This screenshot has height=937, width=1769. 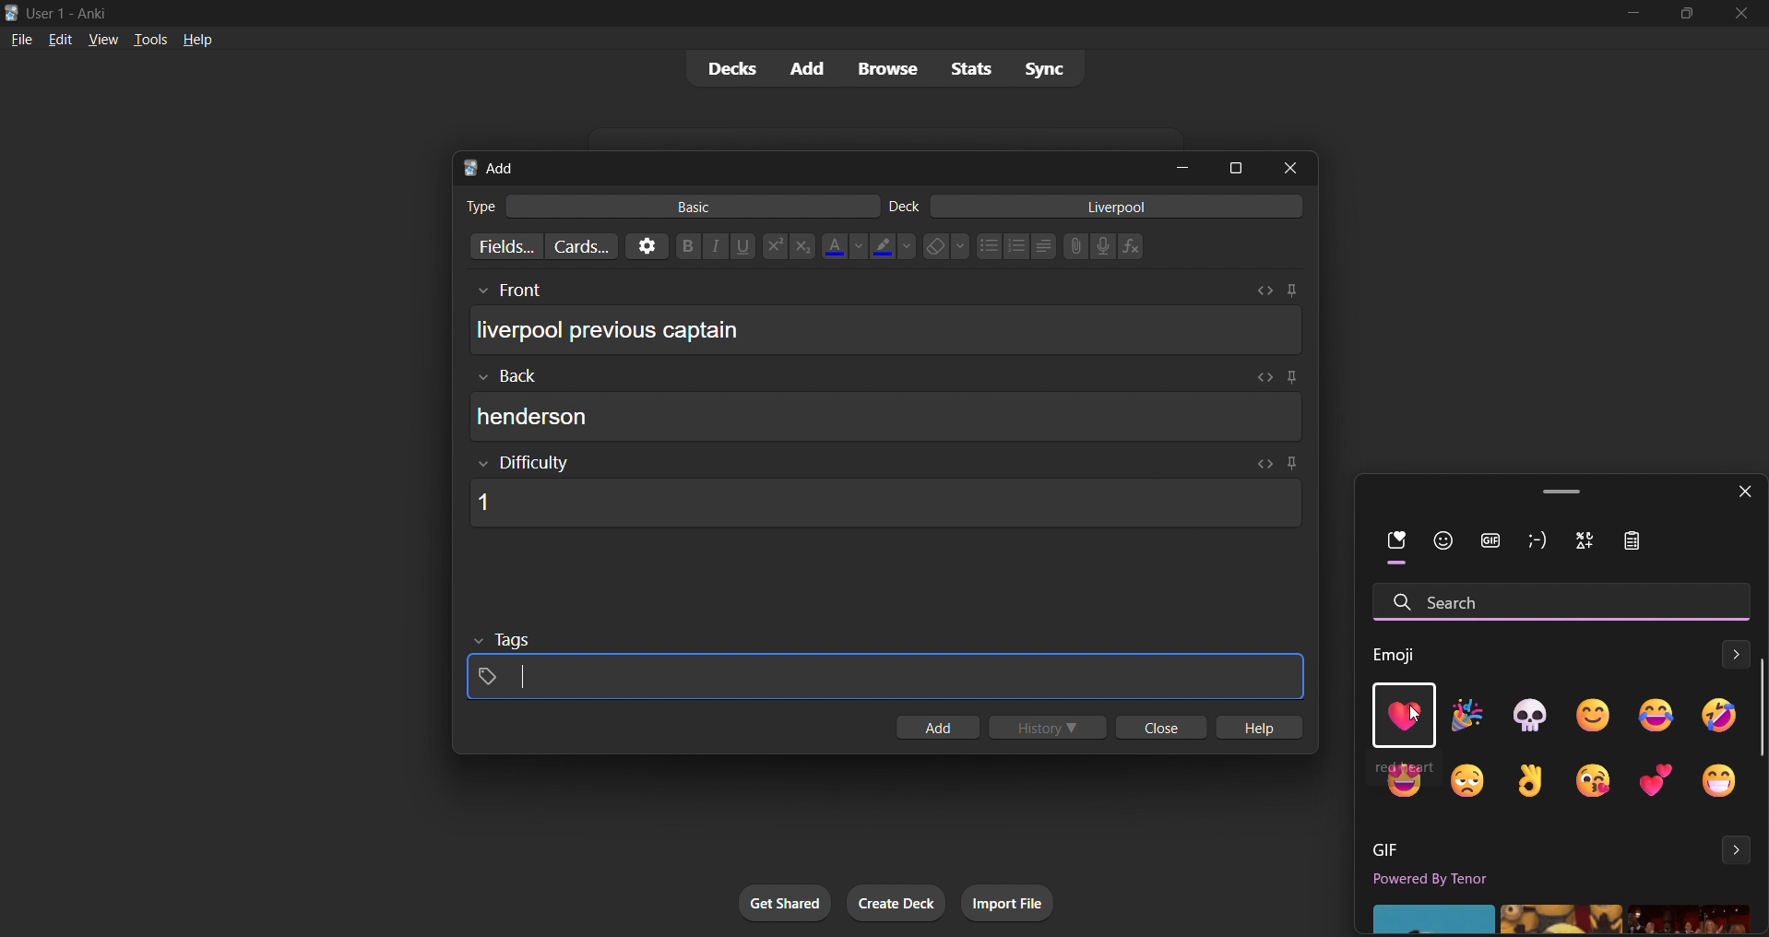 What do you see at coordinates (1440, 543) in the screenshot?
I see `face filter` at bounding box center [1440, 543].